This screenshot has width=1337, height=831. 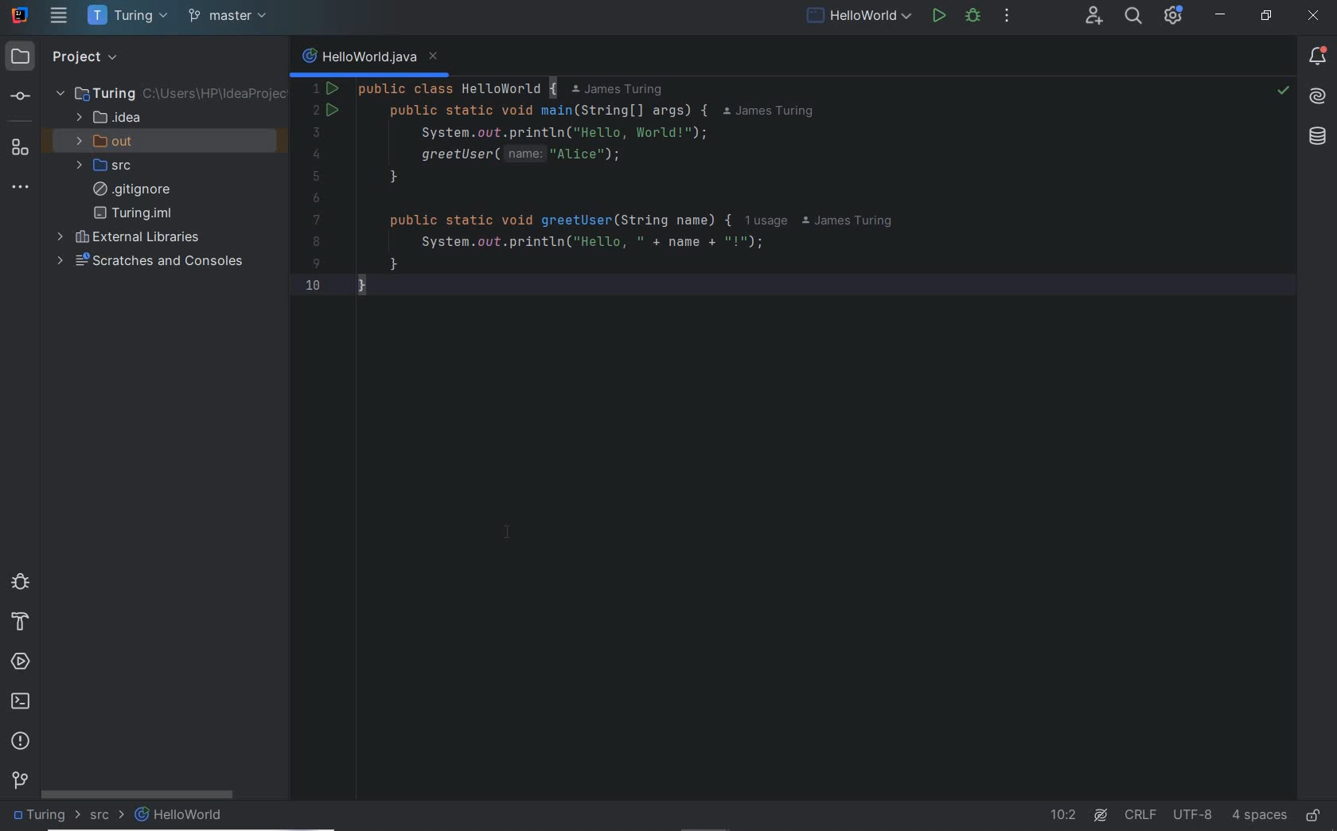 I want to click on src, so click(x=110, y=166).